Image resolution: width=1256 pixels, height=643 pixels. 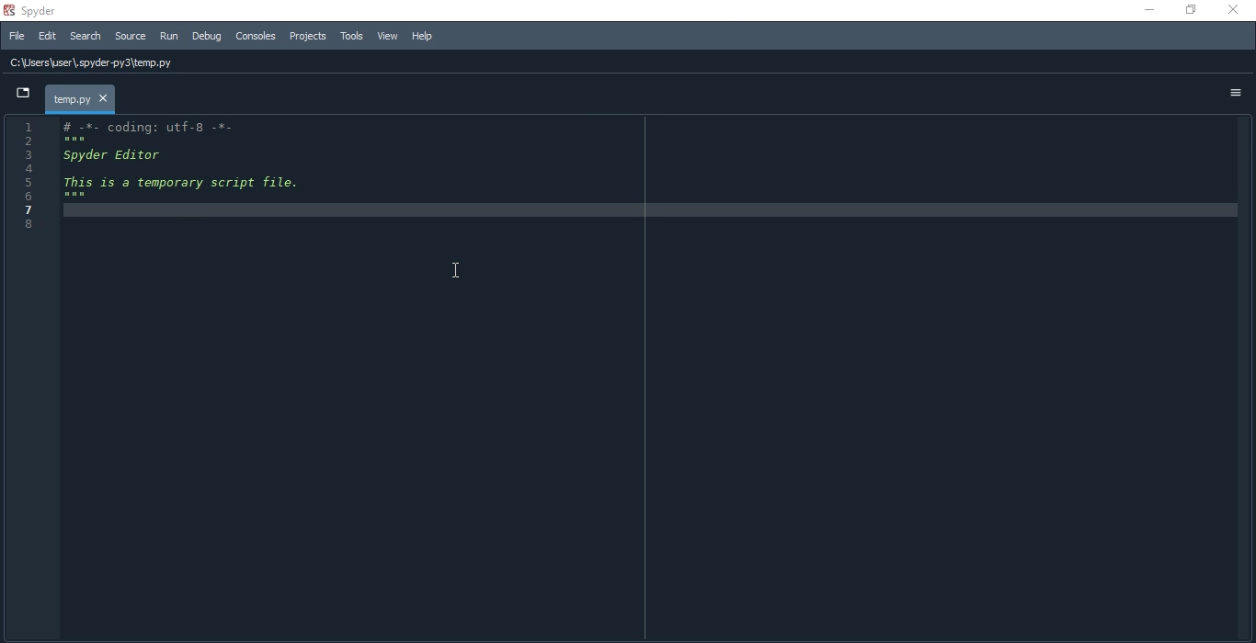 What do you see at coordinates (98, 65) in the screenshot?
I see `C:\Users\user\, spyder py3\temp.py` at bounding box center [98, 65].